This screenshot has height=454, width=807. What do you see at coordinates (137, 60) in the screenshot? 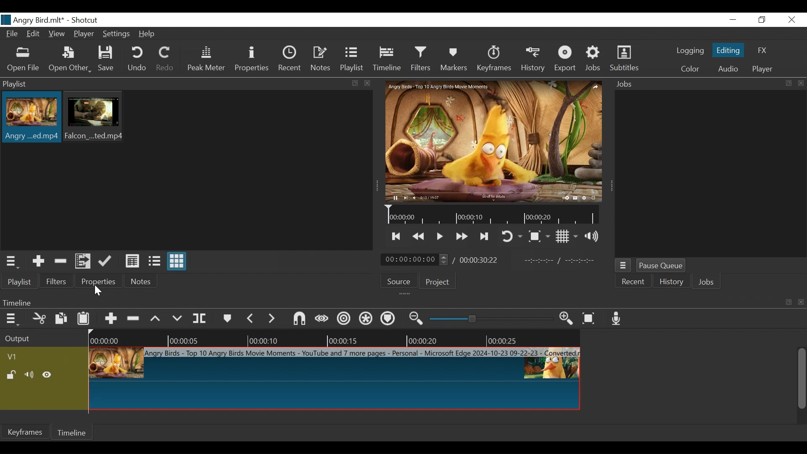
I see `Undo` at bounding box center [137, 60].